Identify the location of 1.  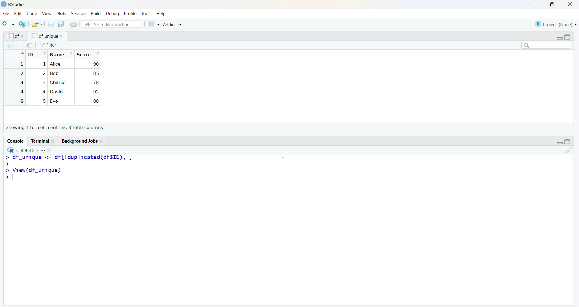
(21, 64).